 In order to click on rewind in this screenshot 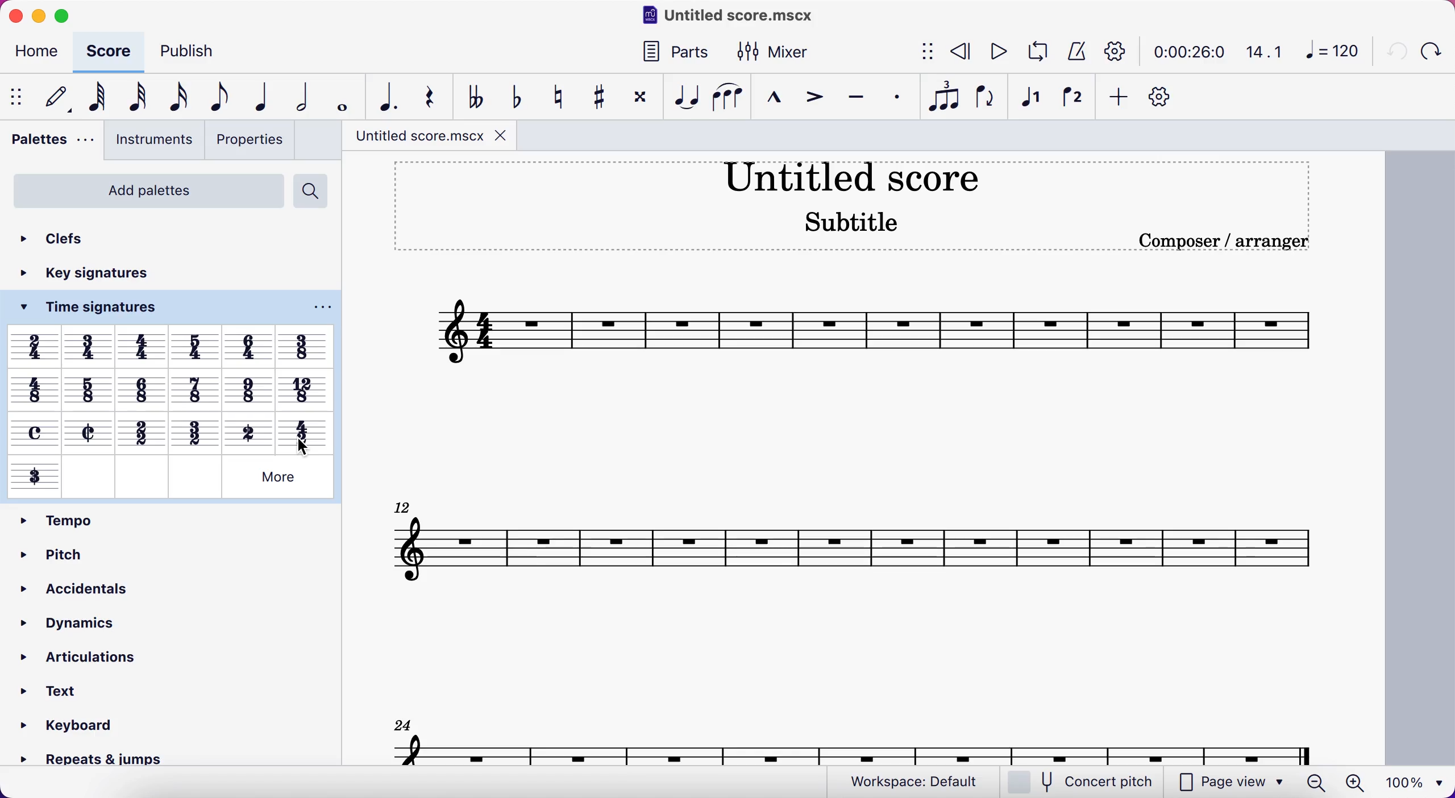, I will do `click(956, 53)`.